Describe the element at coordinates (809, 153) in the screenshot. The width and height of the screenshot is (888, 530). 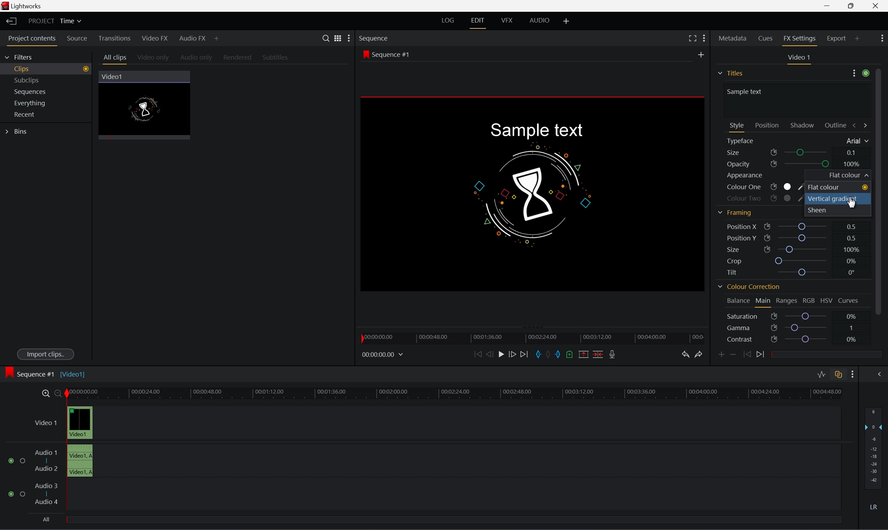
I see `slider` at that location.